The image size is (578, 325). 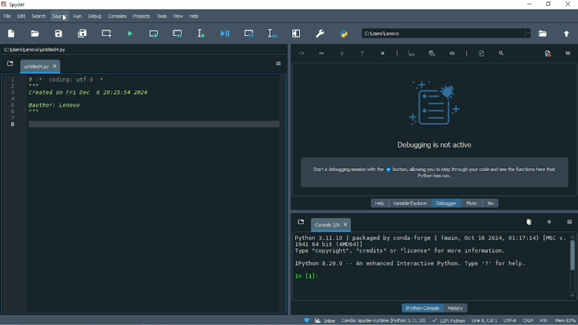 What do you see at coordinates (530, 4) in the screenshot?
I see `Minimize` at bounding box center [530, 4].